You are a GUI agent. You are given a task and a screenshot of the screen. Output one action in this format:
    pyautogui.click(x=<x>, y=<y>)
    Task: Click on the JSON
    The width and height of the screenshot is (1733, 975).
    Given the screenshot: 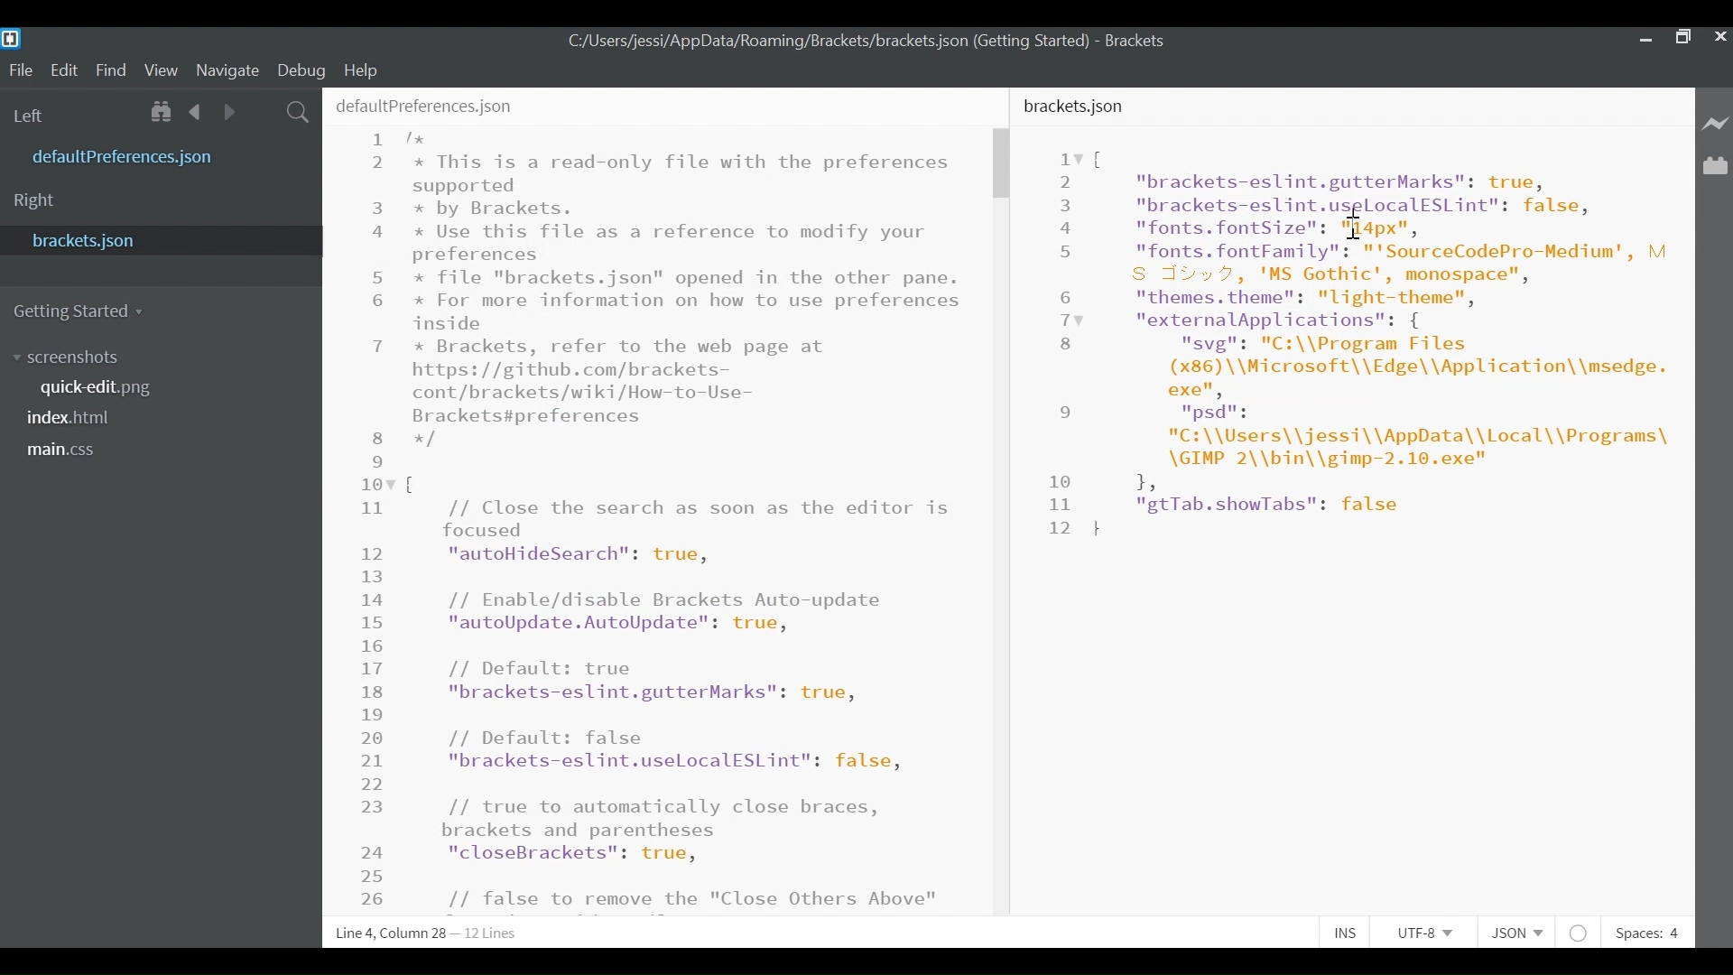 What is the action you would take?
    pyautogui.click(x=1513, y=930)
    